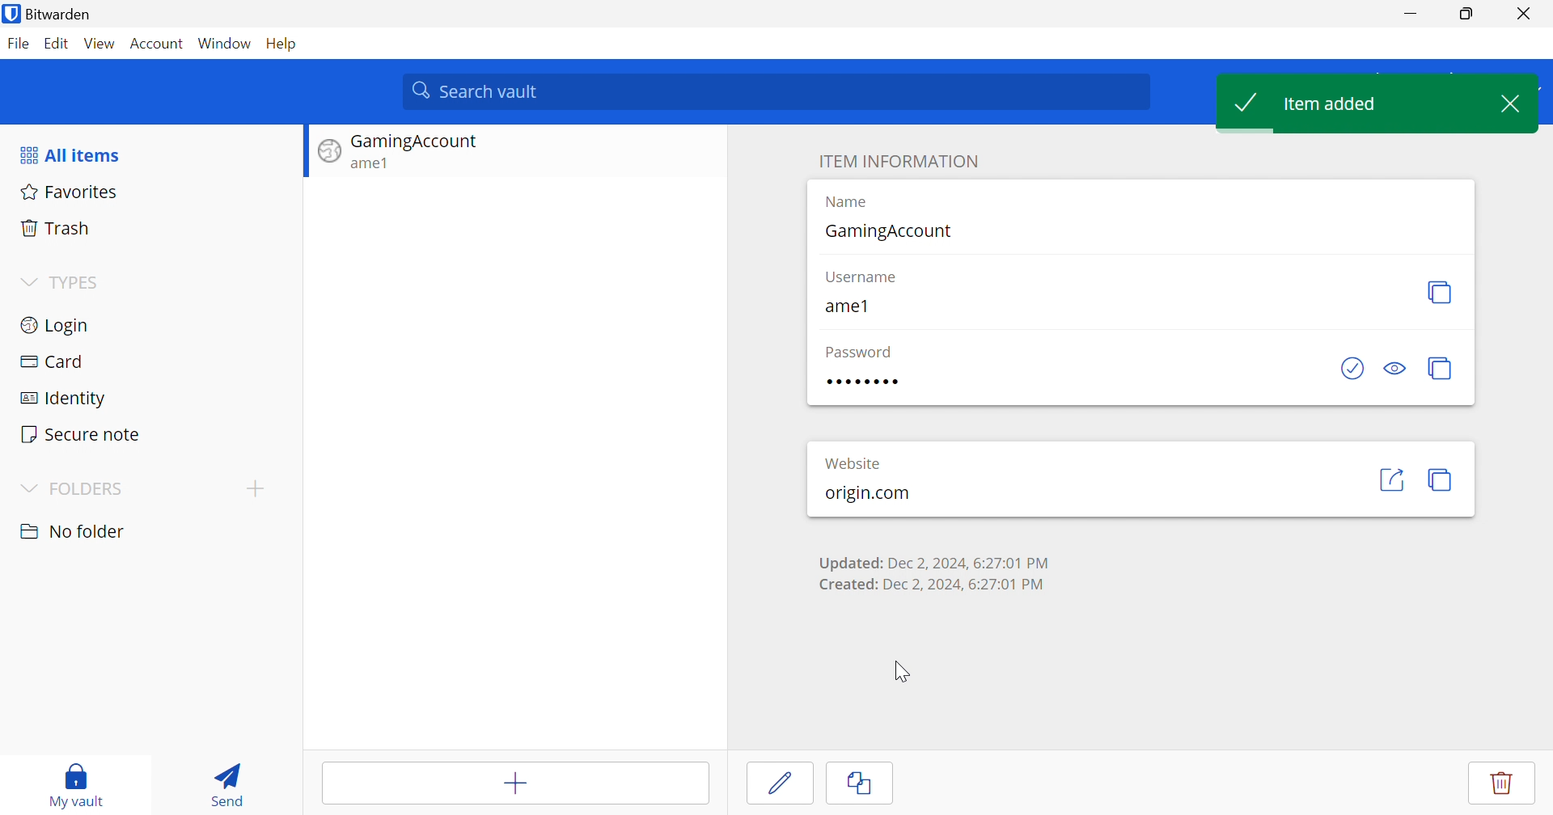 The width and height of the screenshot is (1553, 815). I want to click on Toggle visibility, so click(1394, 368).